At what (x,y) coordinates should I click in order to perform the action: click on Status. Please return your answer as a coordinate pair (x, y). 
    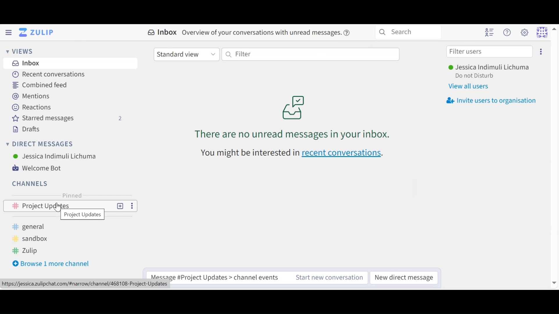
    Looking at the image, I should click on (475, 76).